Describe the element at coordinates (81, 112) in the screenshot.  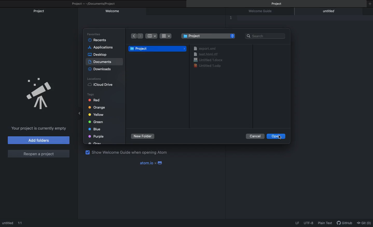
I see `Minimize` at that location.